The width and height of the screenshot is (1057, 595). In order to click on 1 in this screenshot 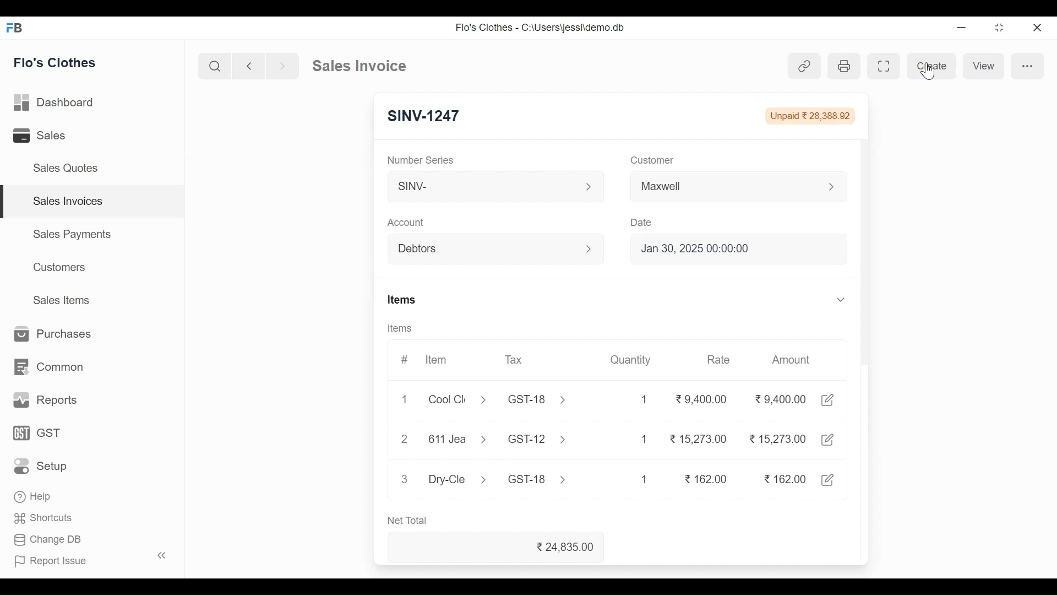, I will do `click(644, 479)`.